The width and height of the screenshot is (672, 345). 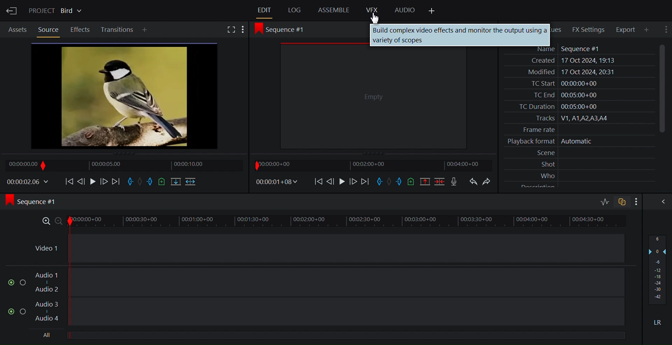 What do you see at coordinates (334, 10) in the screenshot?
I see `Assemble` at bounding box center [334, 10].